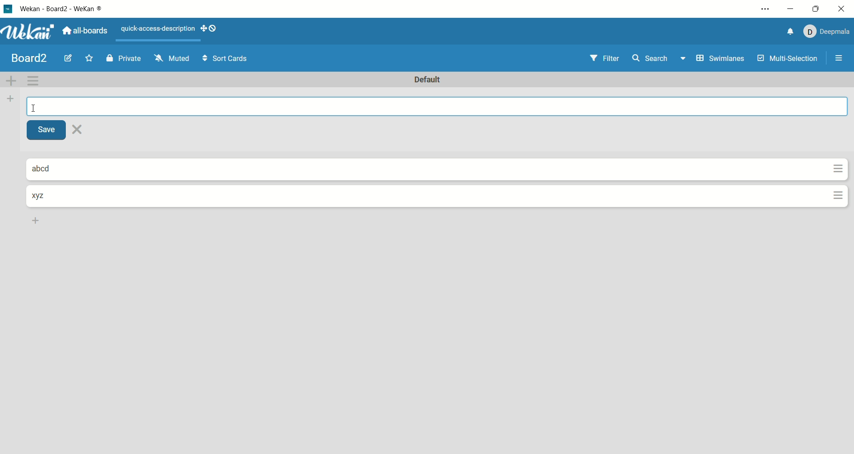  What do you see at coordinates (12, 79) in the screenshot?
I see `add swimlane` at bounding box center [12, 79].